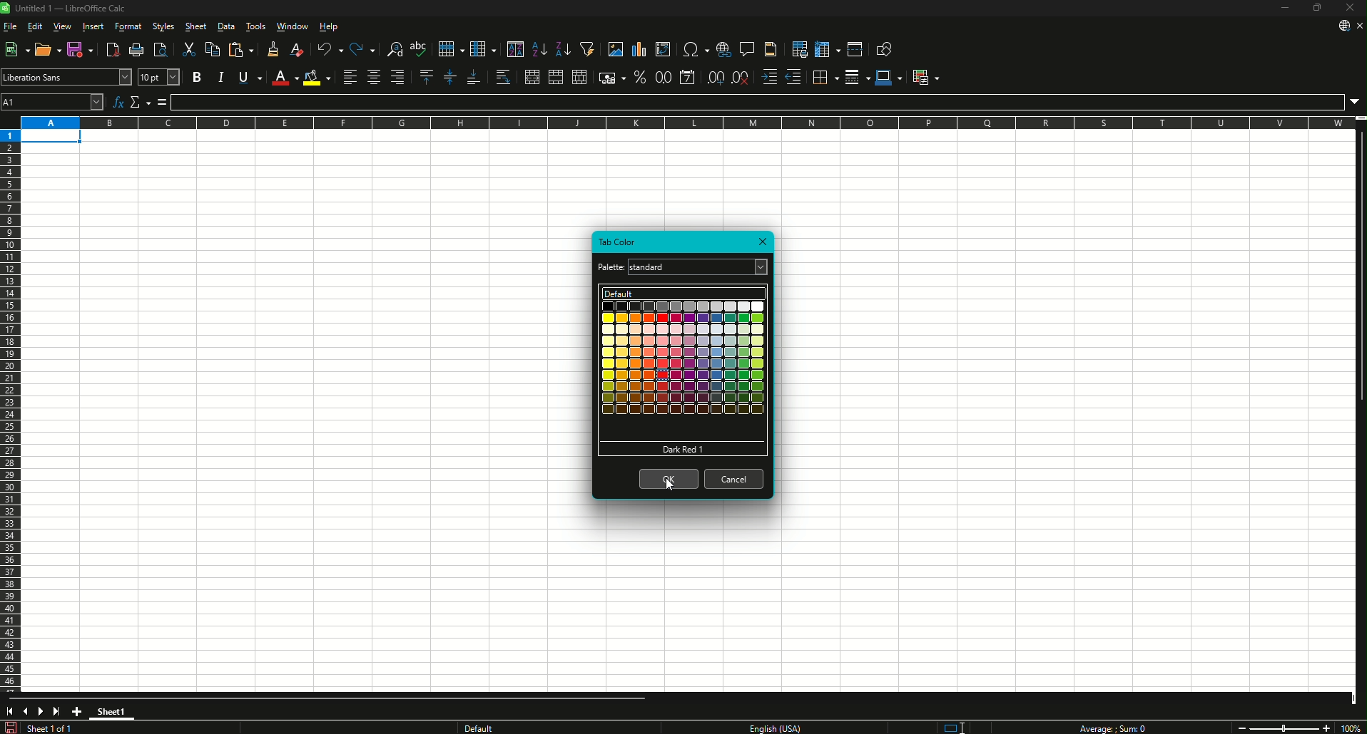 This screenshot has height=734, width=1367. Describe the element at coordinates (112, 712) in the screenshot. I see `Sheet1` at that location.